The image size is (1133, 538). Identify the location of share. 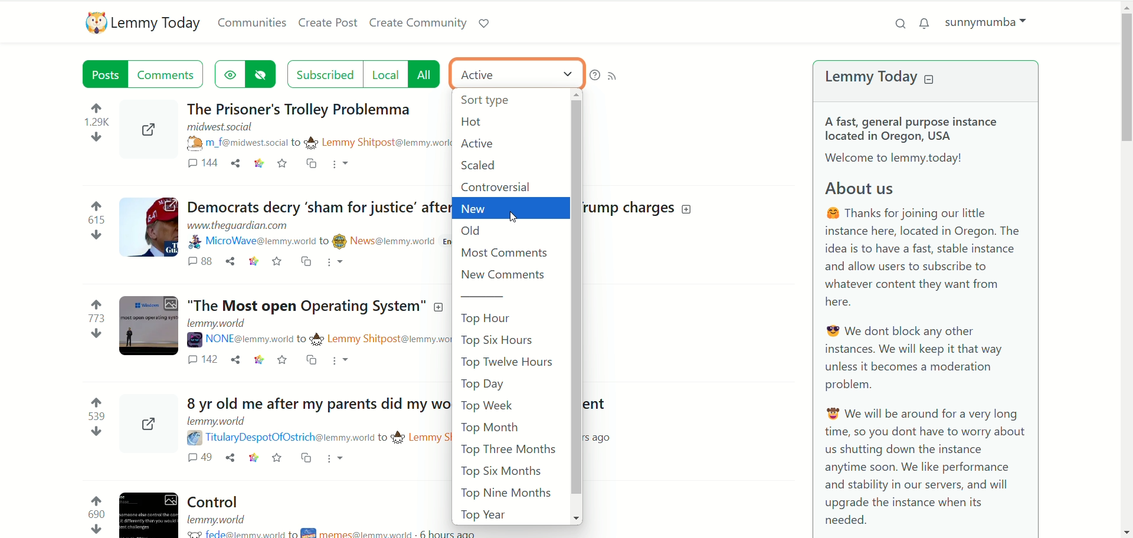
(235, 163).